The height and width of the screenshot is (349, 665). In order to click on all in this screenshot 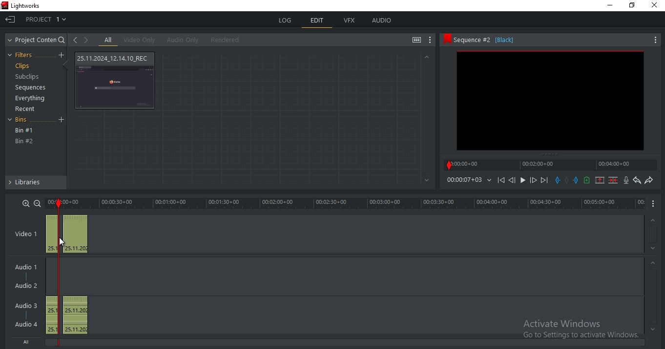, I will do `click(108, 40)`.